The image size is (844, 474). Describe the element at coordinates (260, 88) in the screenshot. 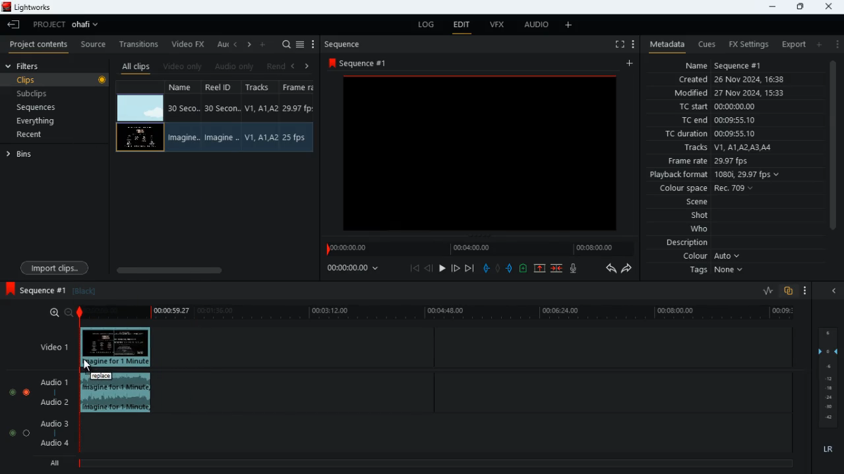

I see `tracks` at that location.